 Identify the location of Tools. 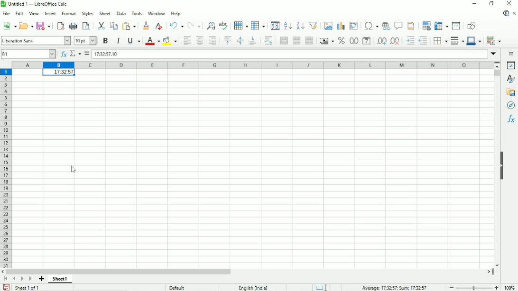
(136, 13).